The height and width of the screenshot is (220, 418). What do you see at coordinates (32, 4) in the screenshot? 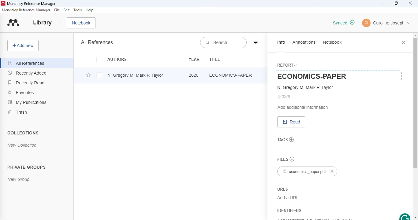
I see `mendeley reference manager` at bounding box center [32, 4].